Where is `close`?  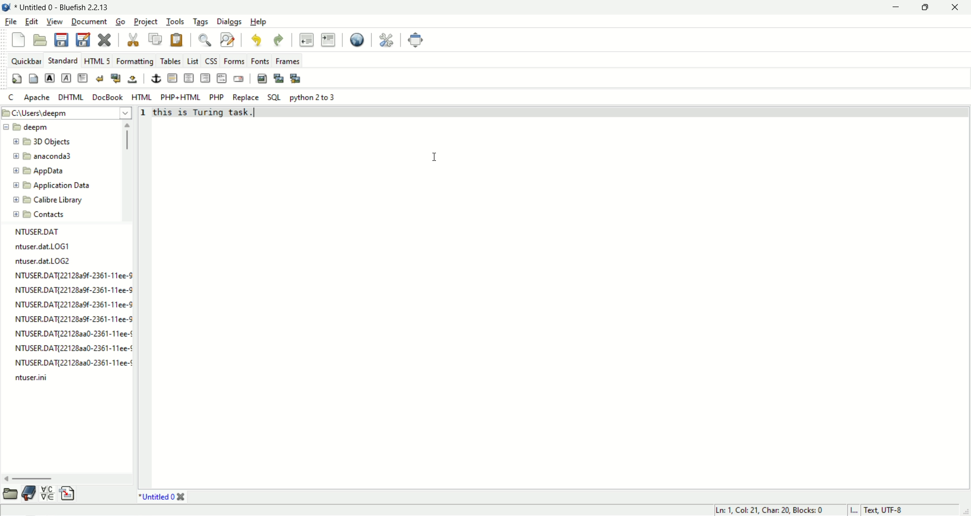
close is located at coordinates (959, 8).